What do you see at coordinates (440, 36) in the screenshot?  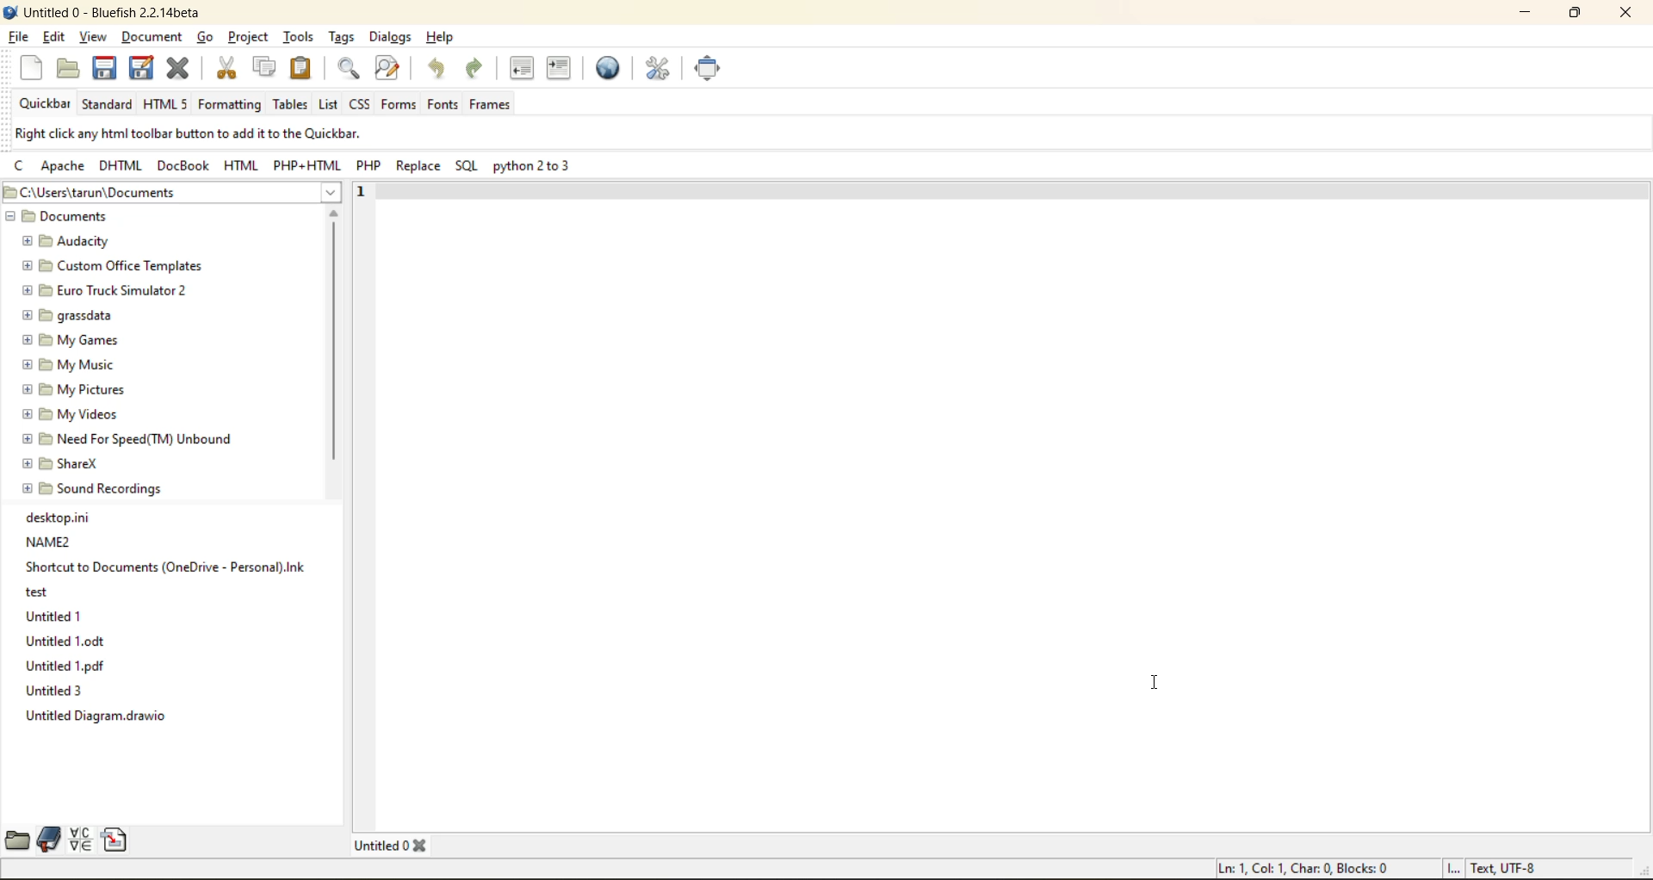 I see `help` at bounding box center [440, 36].